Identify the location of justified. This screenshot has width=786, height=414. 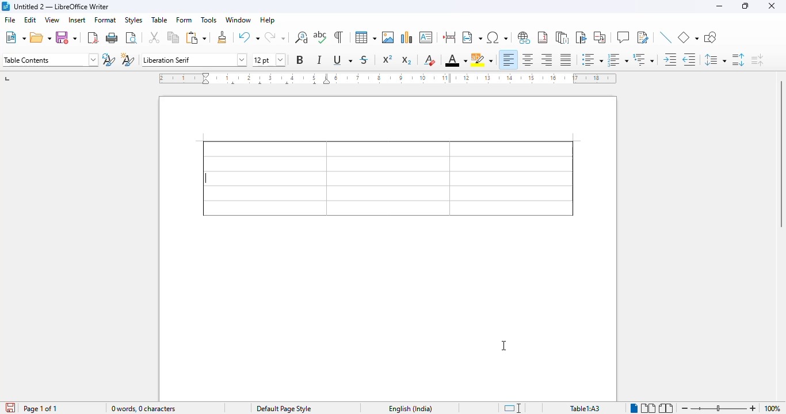
(566, 60).